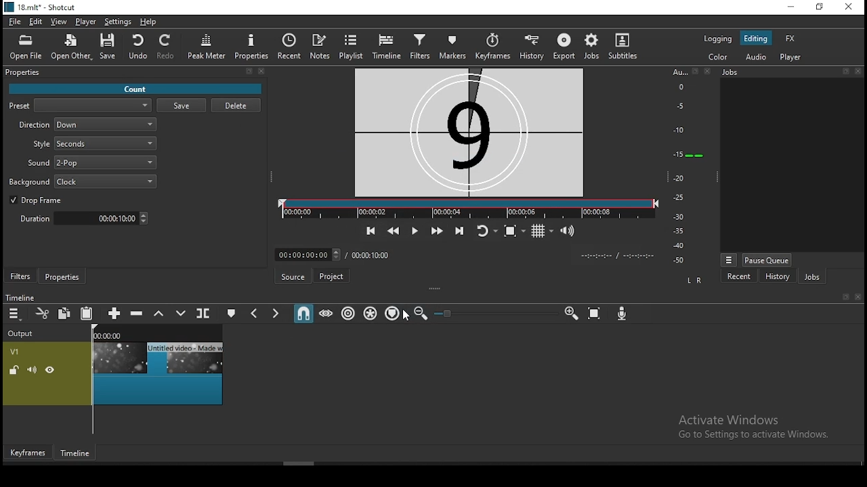  What do you see at coordinates (85, 21) in the screenshot?
I see `player` at bounding box center [85, 21].